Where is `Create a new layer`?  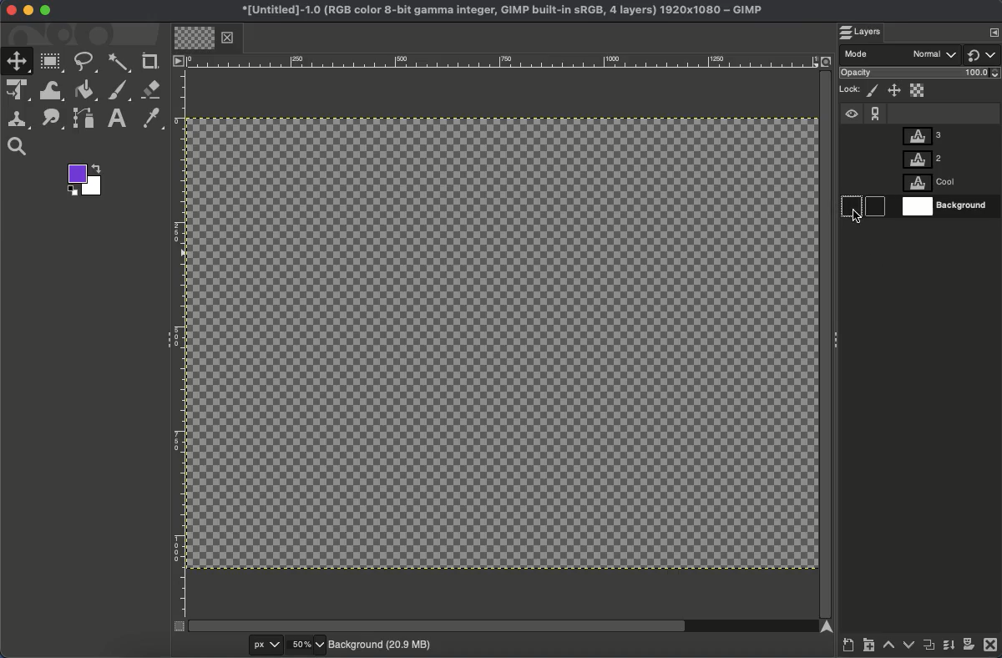 Create a new layer is located at coordinates (848, 647).